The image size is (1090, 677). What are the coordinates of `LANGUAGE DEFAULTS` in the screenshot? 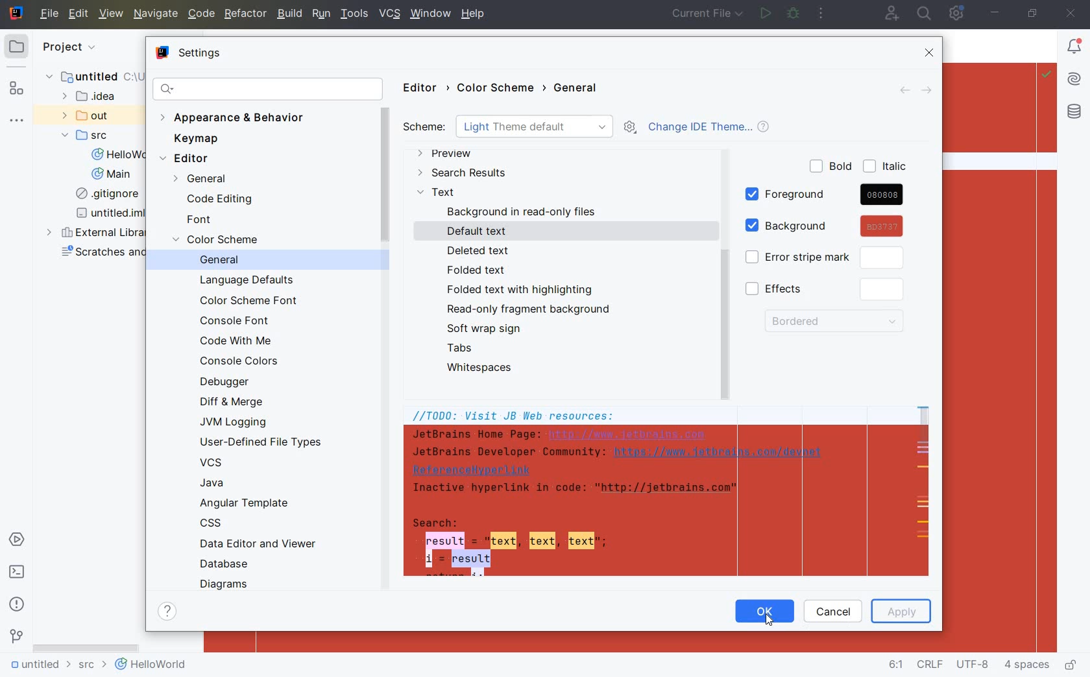 It's located at (247, 281).